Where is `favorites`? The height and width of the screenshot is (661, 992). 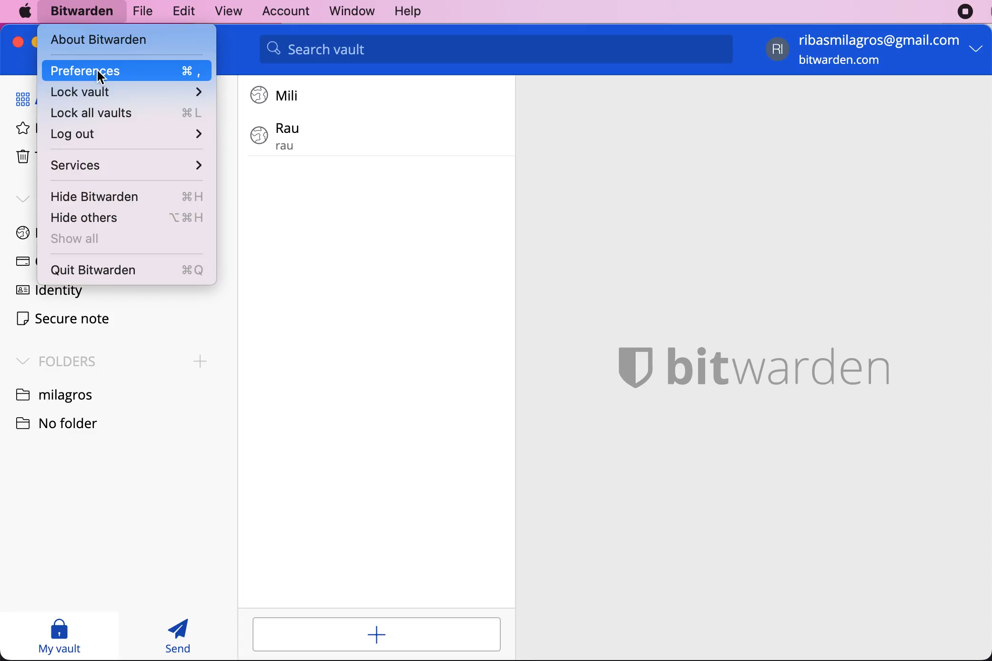
favorites is located at coordinates (20, 130).